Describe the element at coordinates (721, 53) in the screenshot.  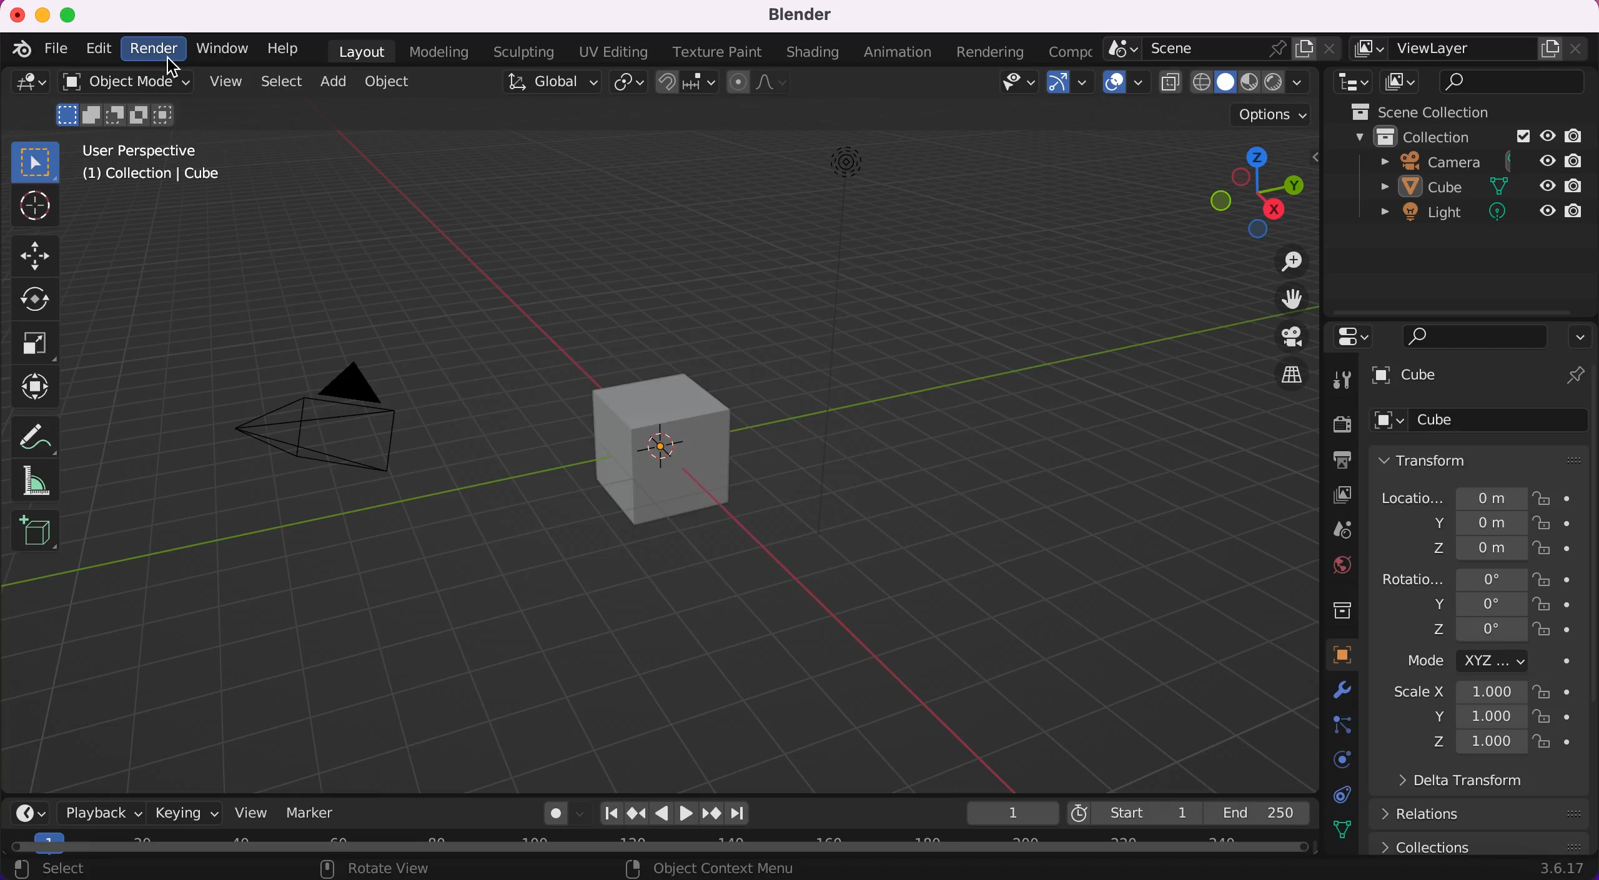
I see `texture paint` at that location.